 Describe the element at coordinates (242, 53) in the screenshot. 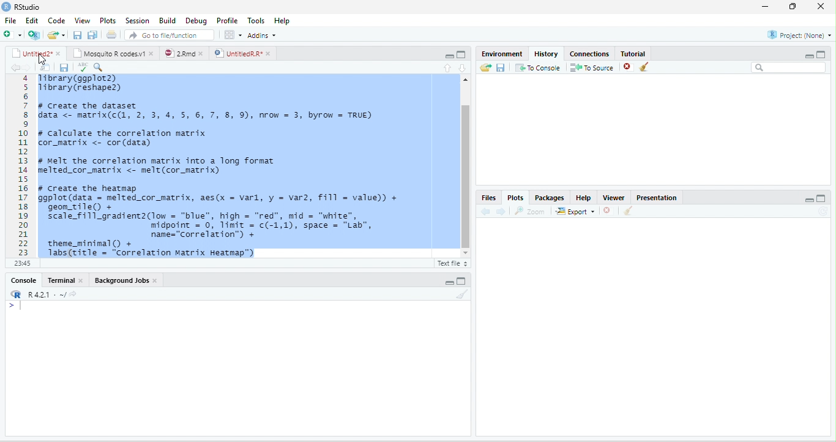

I see `untitledR` at that location.